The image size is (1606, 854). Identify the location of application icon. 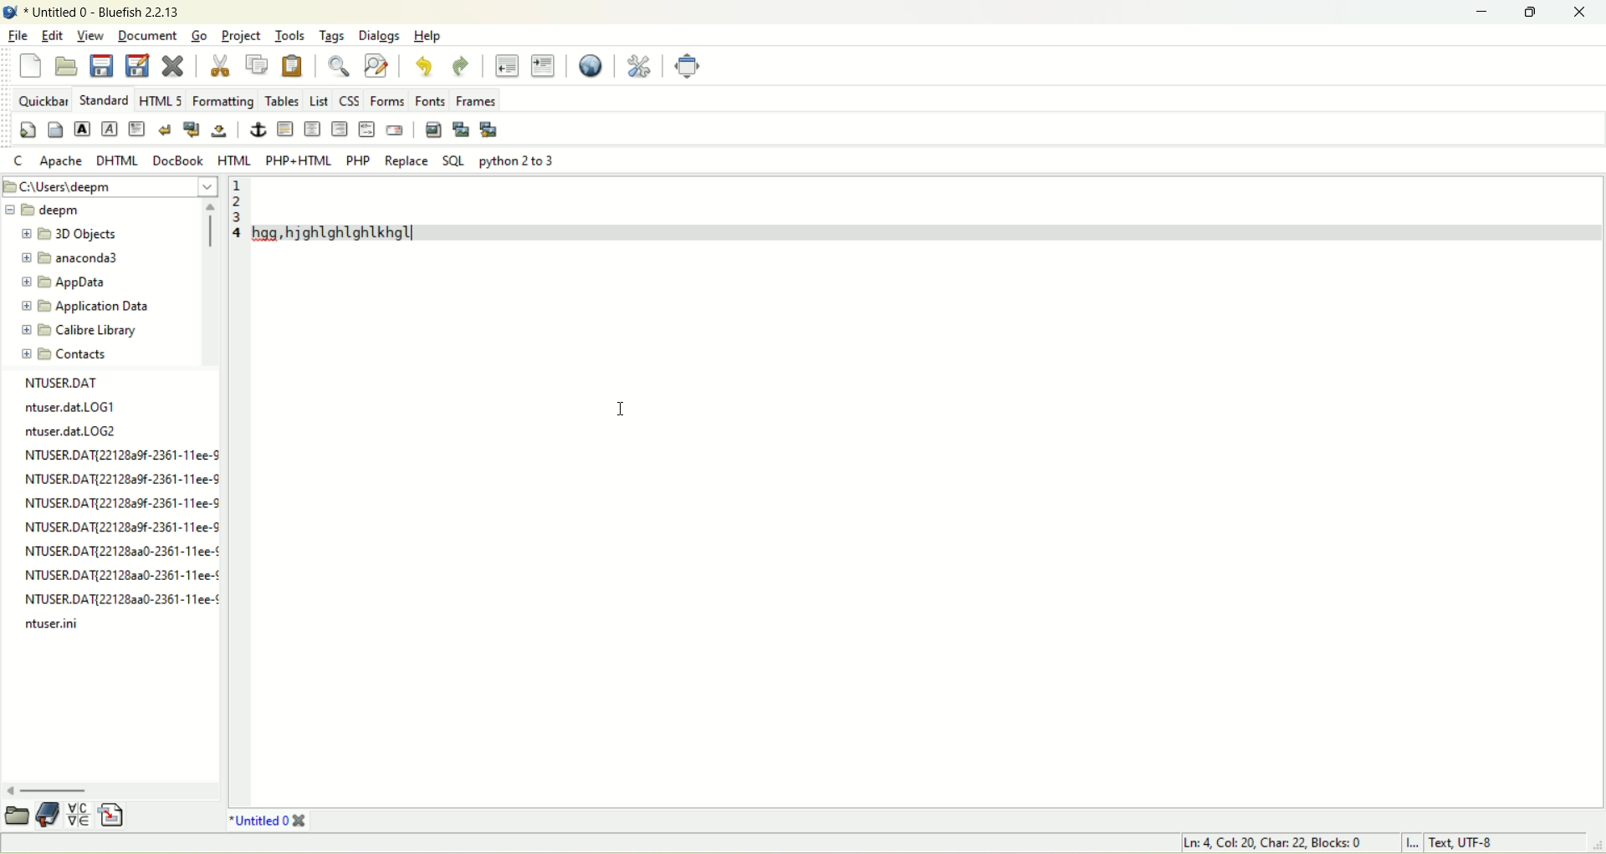
(10, 13).